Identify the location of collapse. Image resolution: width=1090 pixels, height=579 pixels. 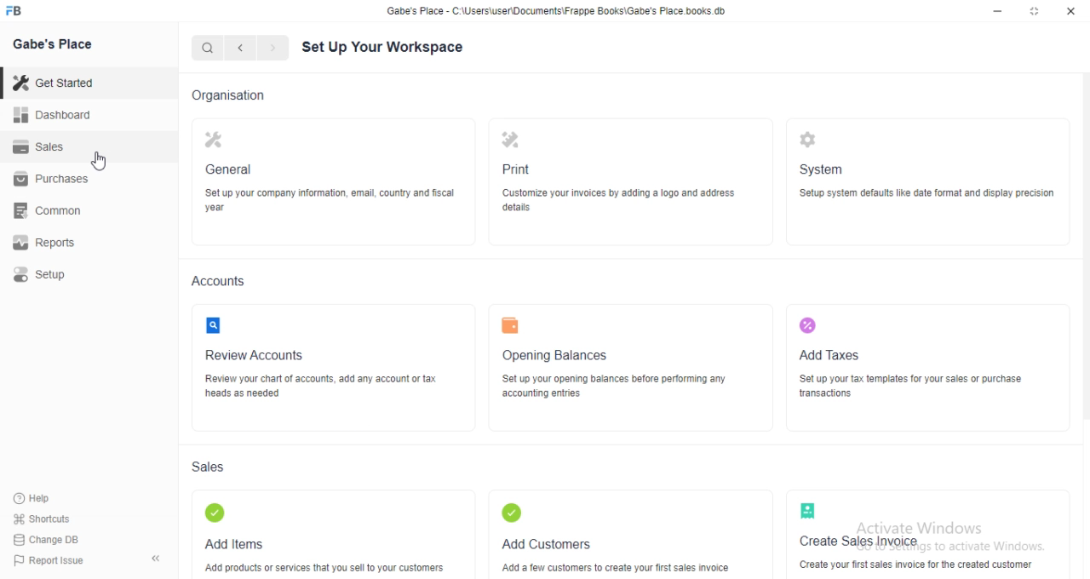
(154, 556).